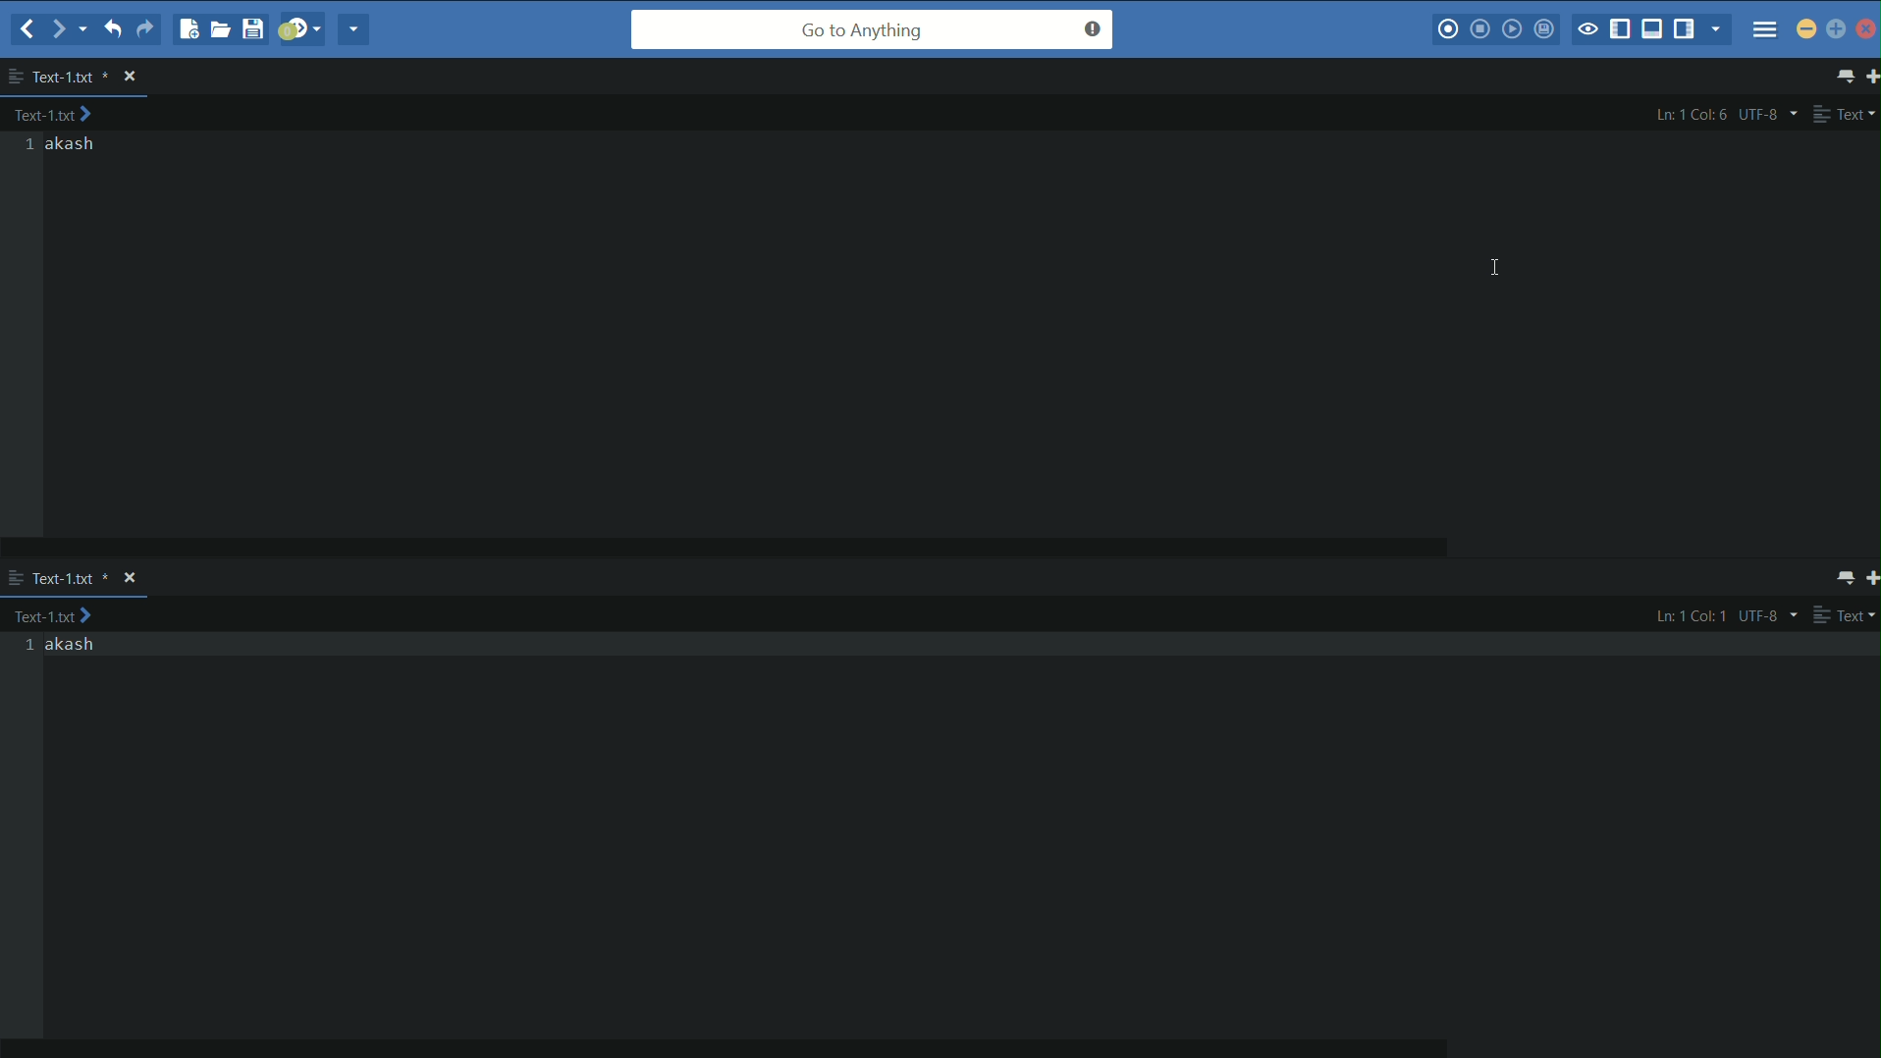  Describe the element at coordinates (1869, 580) in the screenshot. I see `new tab` at that location.